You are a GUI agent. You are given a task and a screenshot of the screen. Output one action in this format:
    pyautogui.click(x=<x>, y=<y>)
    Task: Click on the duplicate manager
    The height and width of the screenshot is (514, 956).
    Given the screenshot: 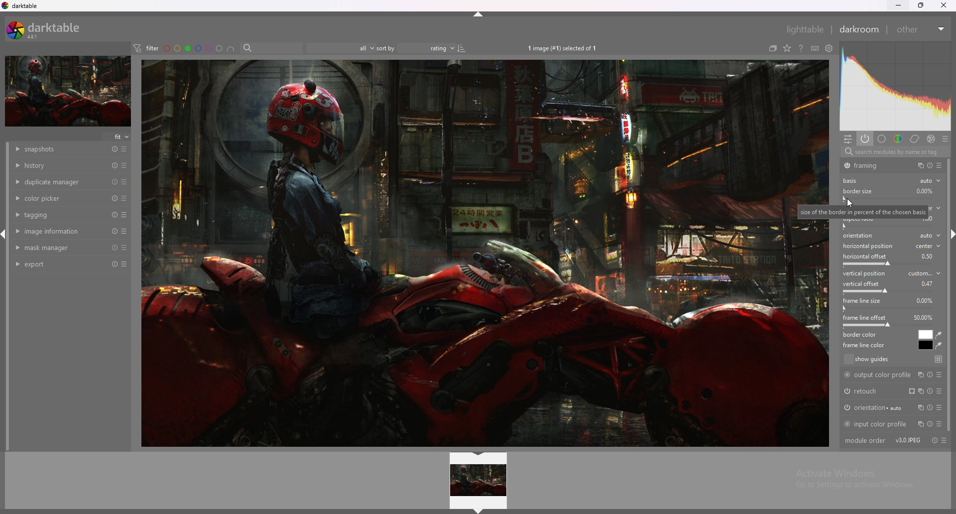 What is the action you would take?
    pyautogui.click(x=59, y=181)
    